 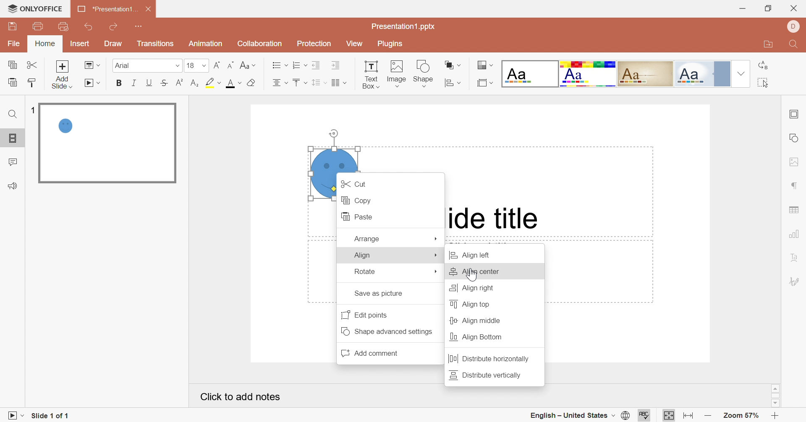 I want to click on 1, so click(x=32, y=109).